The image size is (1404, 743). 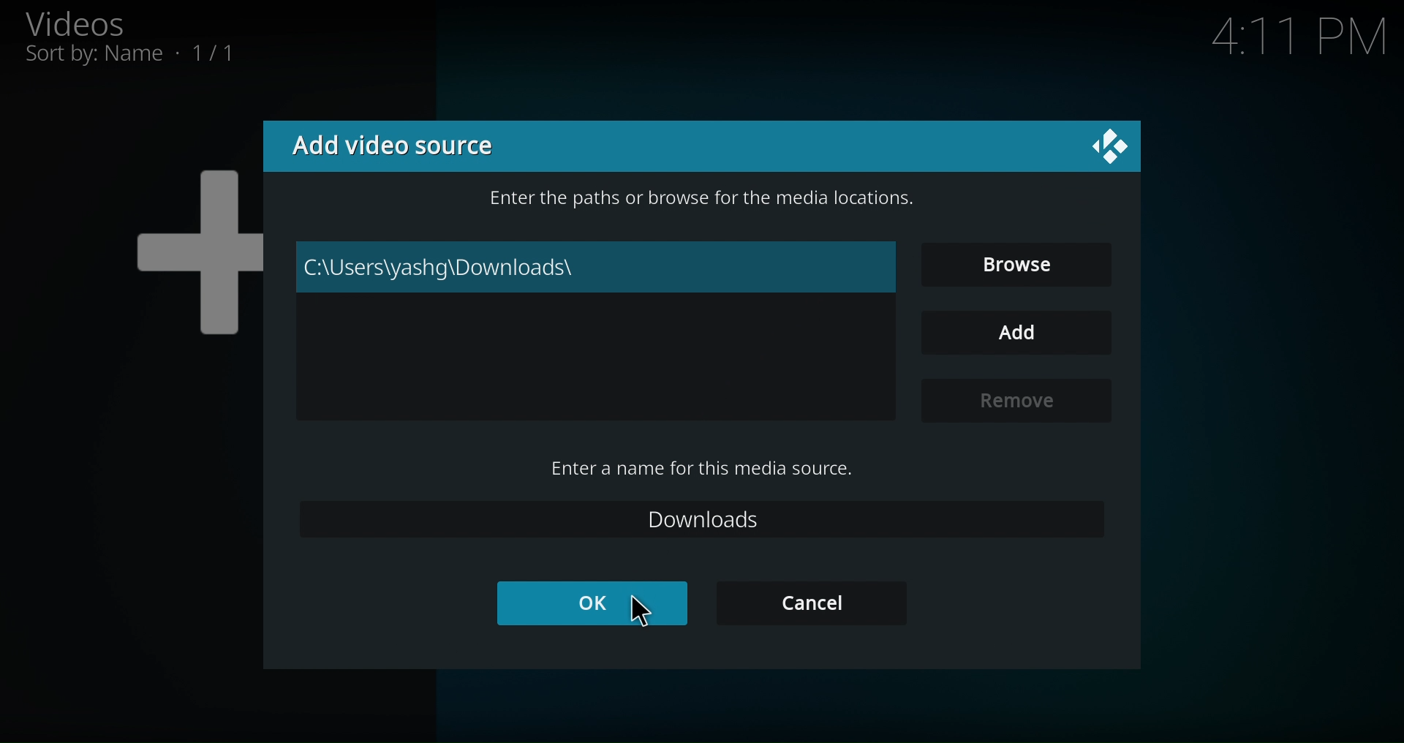 What do you see at coordinates (588, 603) in the screenshot?
I see `Ok` at bounding box center [588, 603].